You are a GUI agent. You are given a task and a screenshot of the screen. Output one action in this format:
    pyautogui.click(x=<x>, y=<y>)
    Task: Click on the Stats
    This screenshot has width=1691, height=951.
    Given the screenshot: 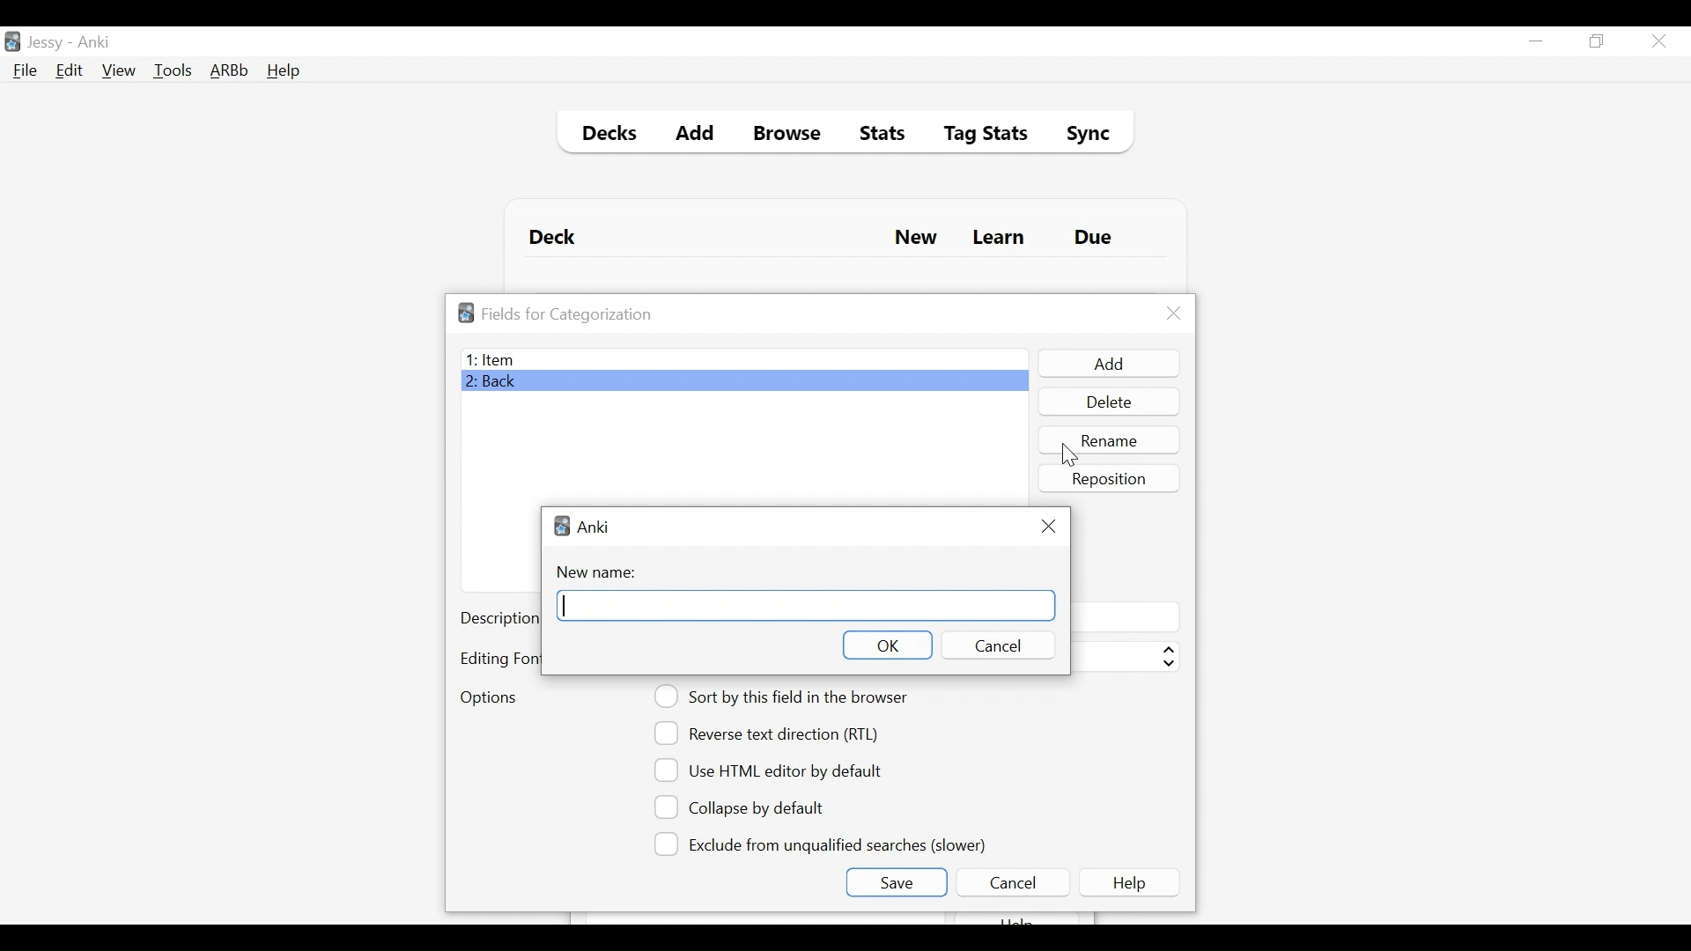 What is the action you would take?
    pyautogui.click(x=876, y=134)
    